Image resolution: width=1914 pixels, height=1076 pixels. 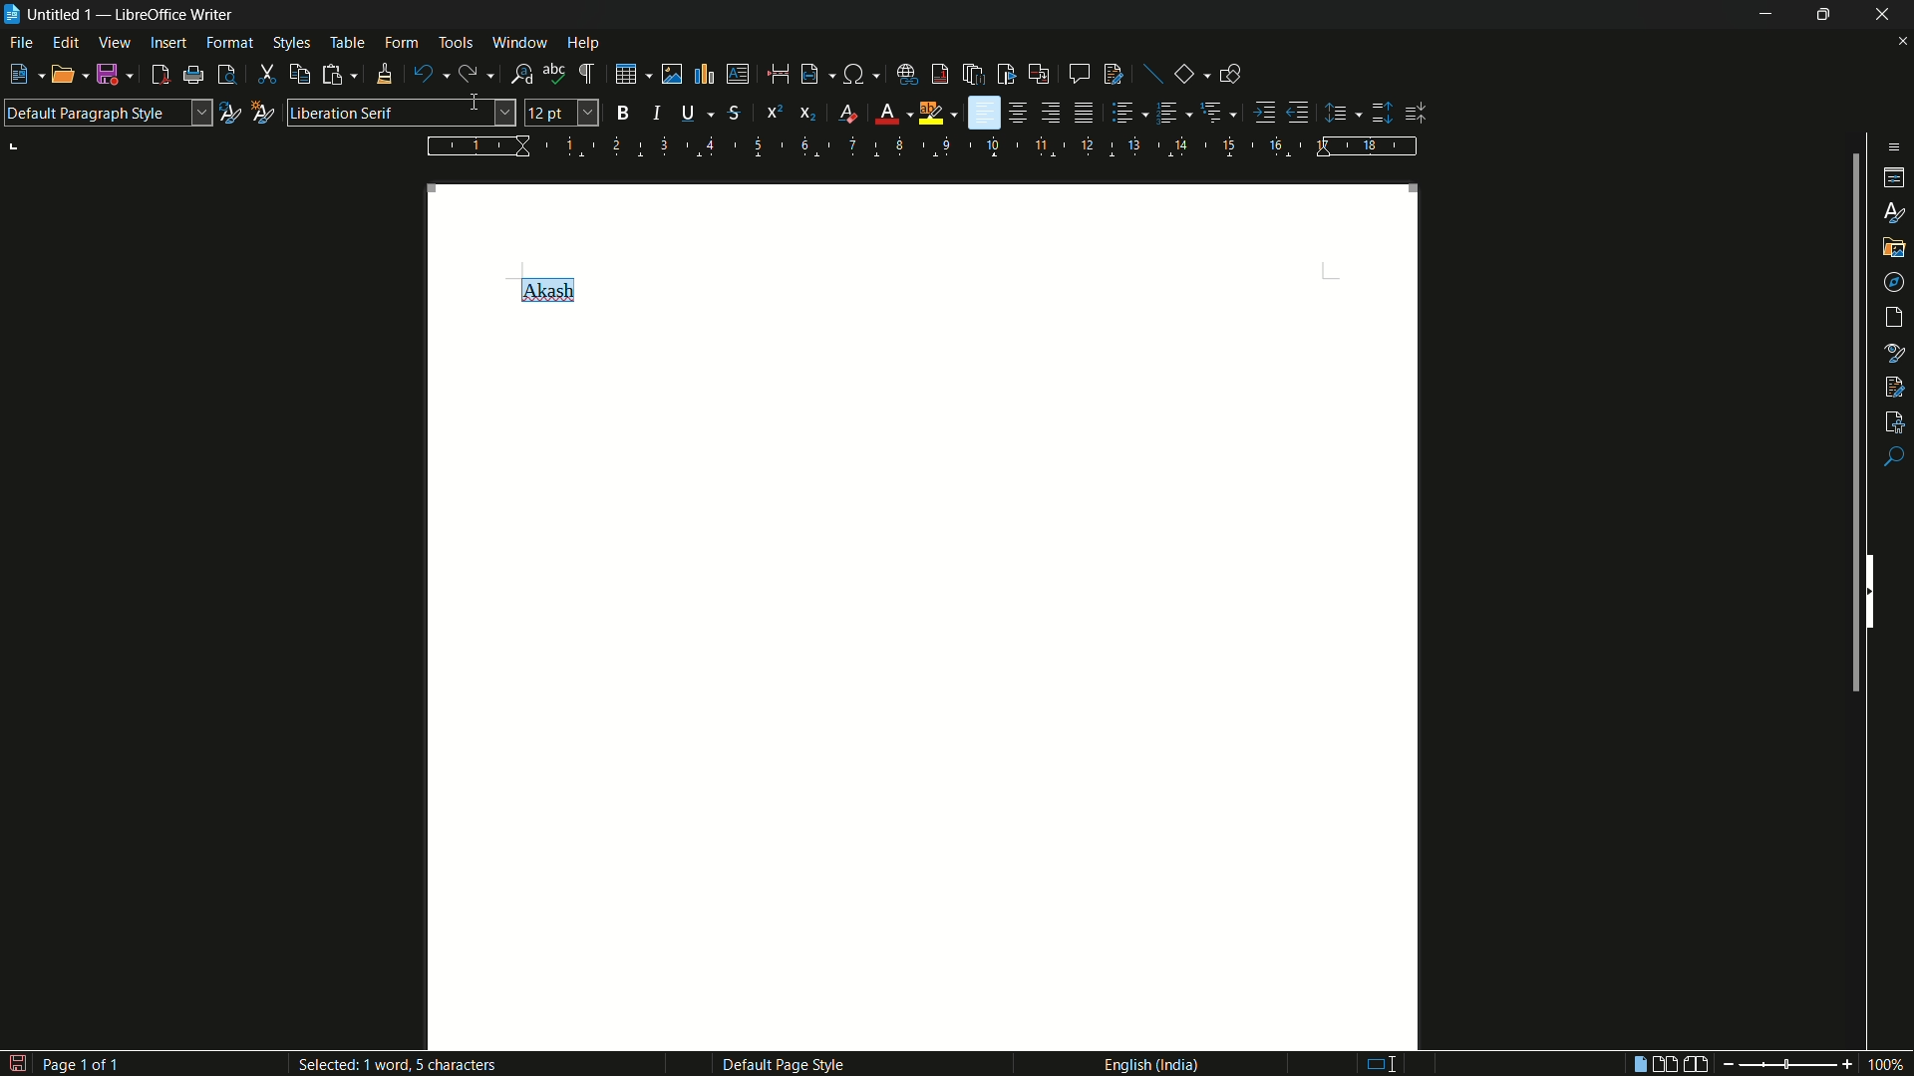 What do you see at coordinates (479, 105) in the screenshot?
I see `cursor` at bounding box center [479, 105].